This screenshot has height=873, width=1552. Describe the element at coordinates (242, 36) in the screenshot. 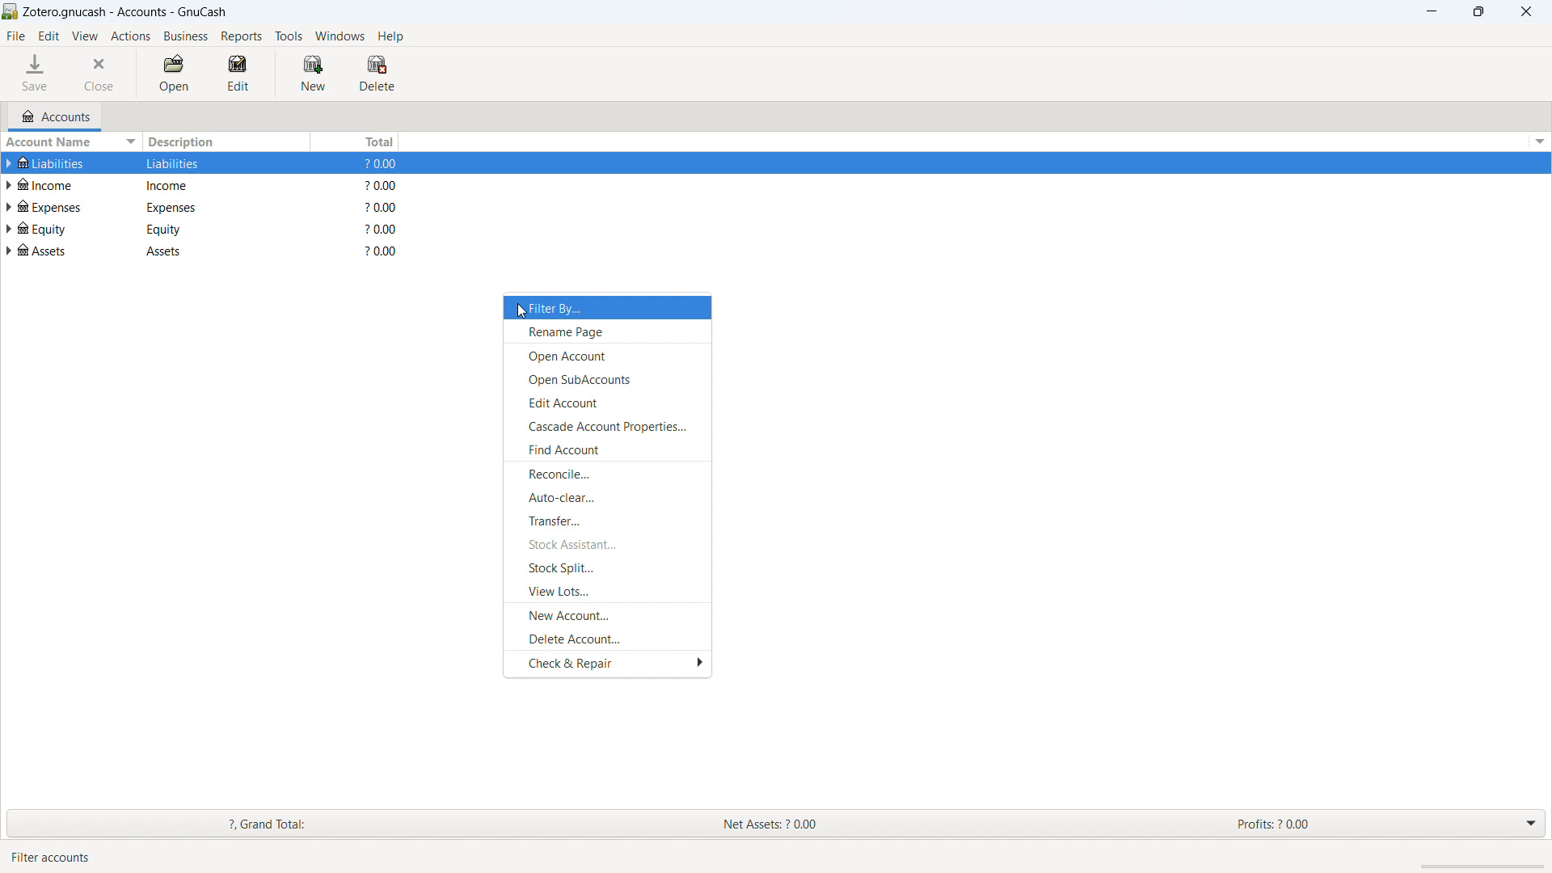

I see `reports` at that location.